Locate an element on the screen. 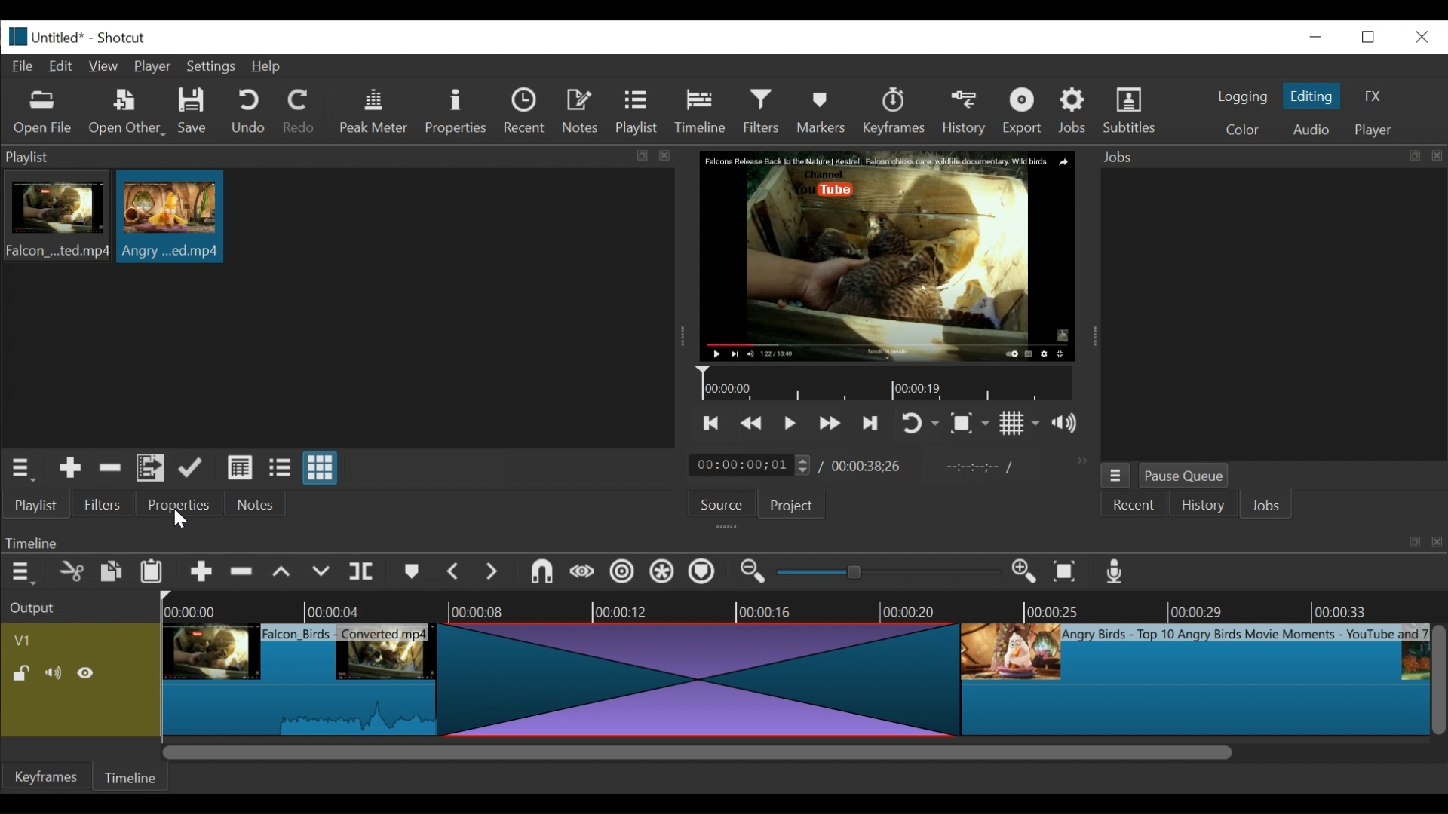  Hide is located at coordinates (90, 673).